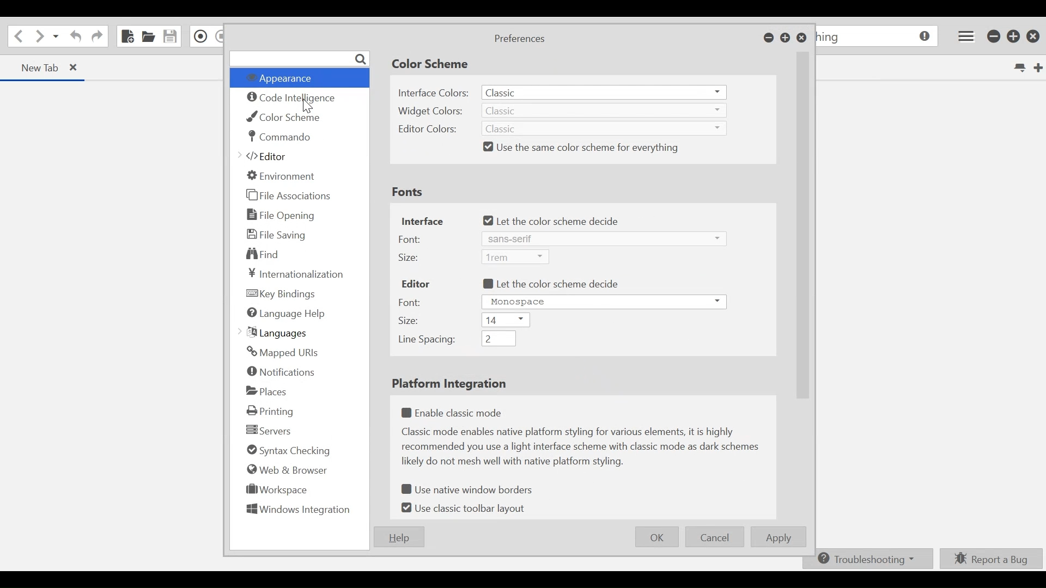 The width and height of the screenshot is (1046, 588). I want to click on Fonts, so click(407, 192).